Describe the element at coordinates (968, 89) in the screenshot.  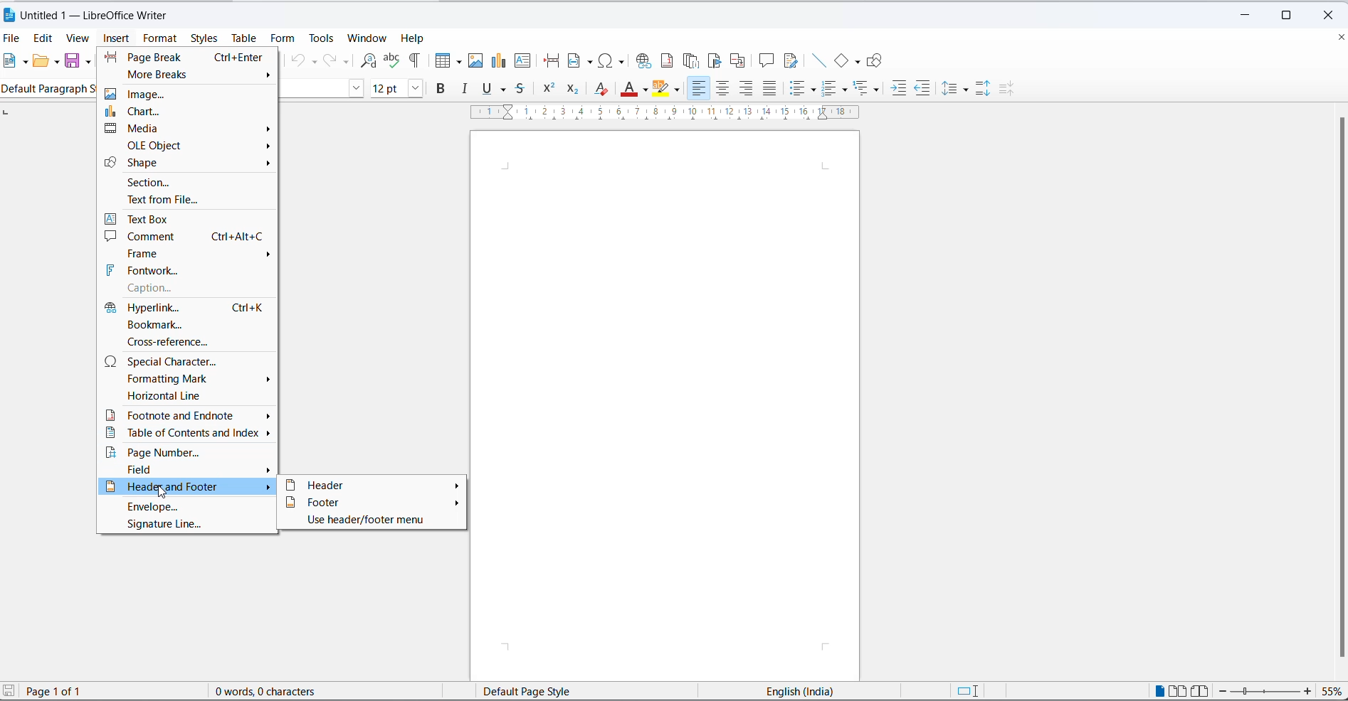
I see `line spacing options` at that location.